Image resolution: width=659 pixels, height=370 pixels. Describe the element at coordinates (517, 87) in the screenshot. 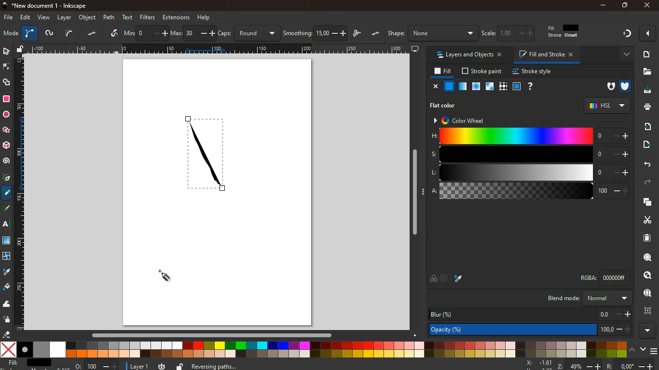

I see `square` at that location.